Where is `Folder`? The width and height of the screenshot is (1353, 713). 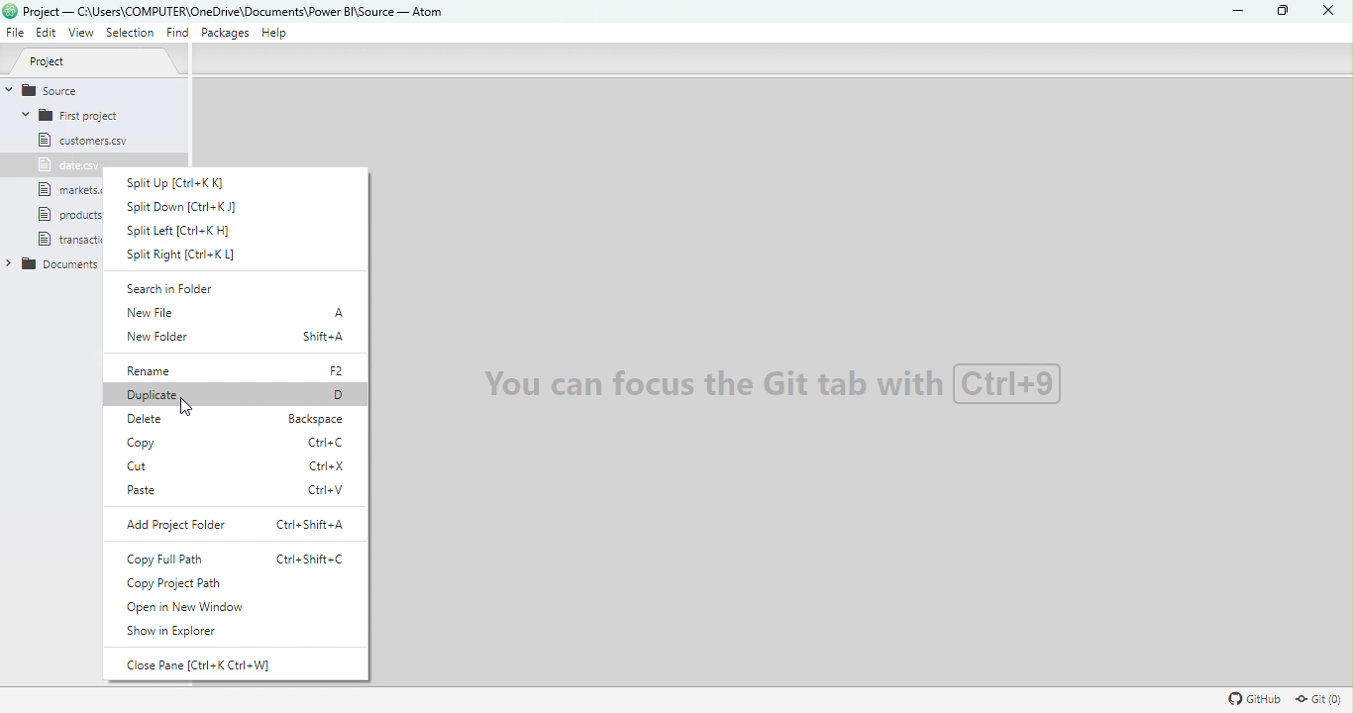
Folder is located at coordinates (78, 115).